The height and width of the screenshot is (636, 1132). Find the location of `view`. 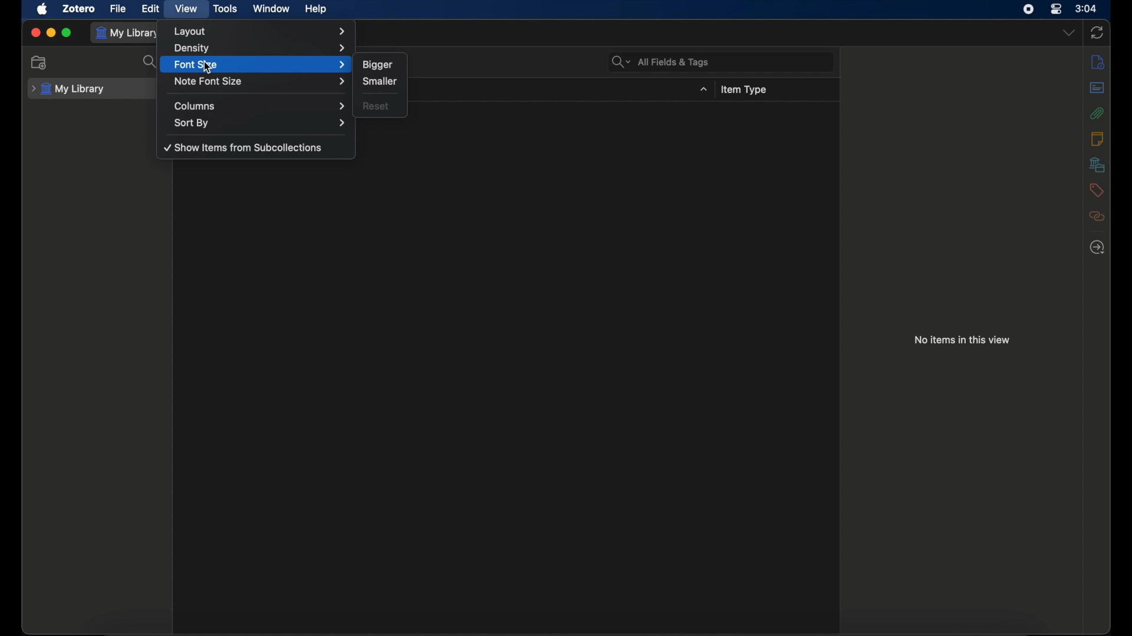

view is located at coordinates (187, 9).